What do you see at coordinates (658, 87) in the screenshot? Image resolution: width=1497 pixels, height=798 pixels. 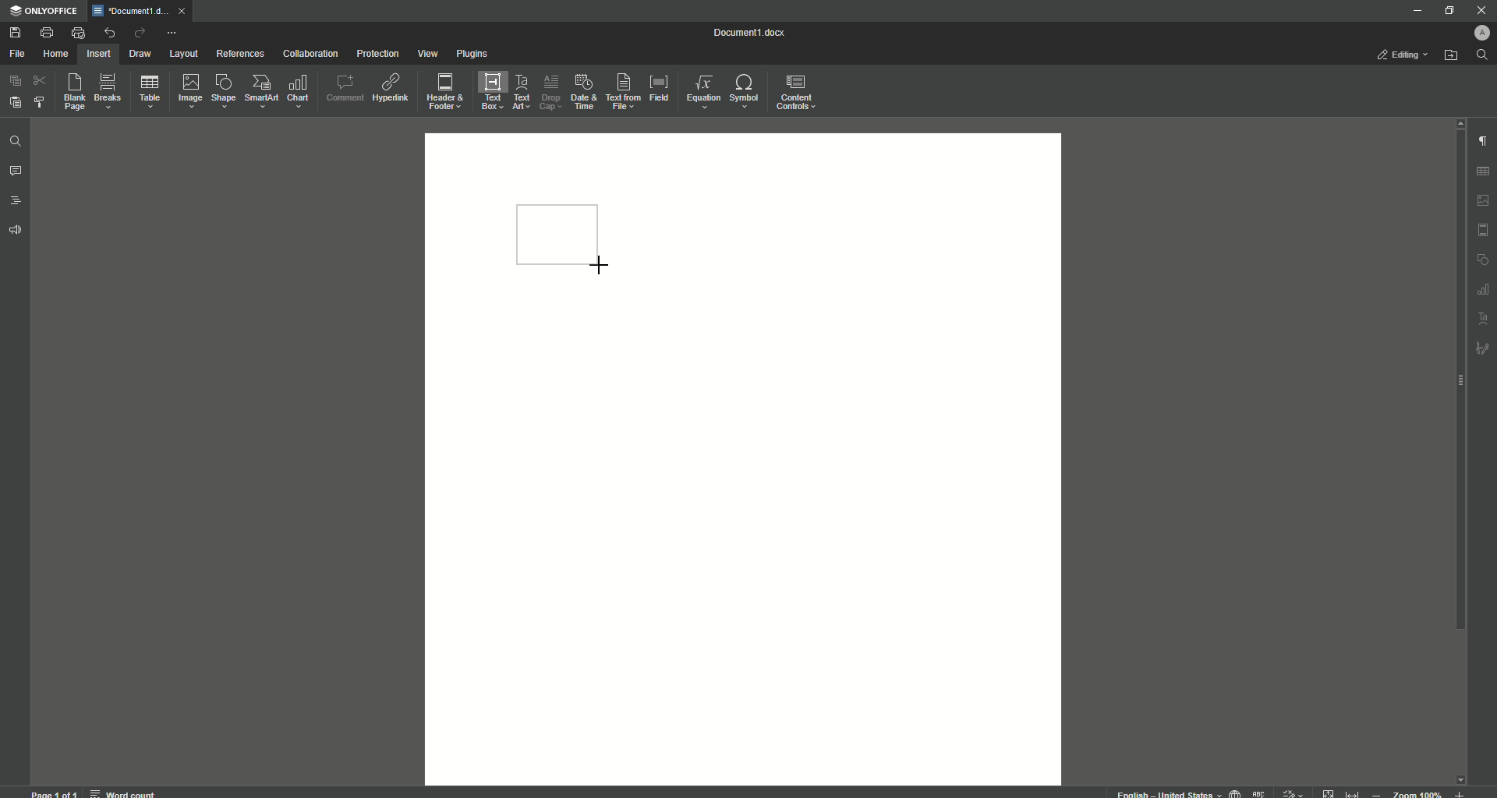 I see `Field` at bounding box center [658, 87].